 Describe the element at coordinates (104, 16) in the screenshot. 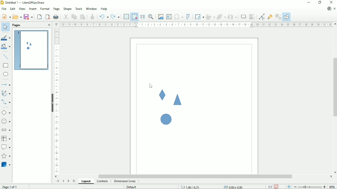

I see `Undo` at that location.